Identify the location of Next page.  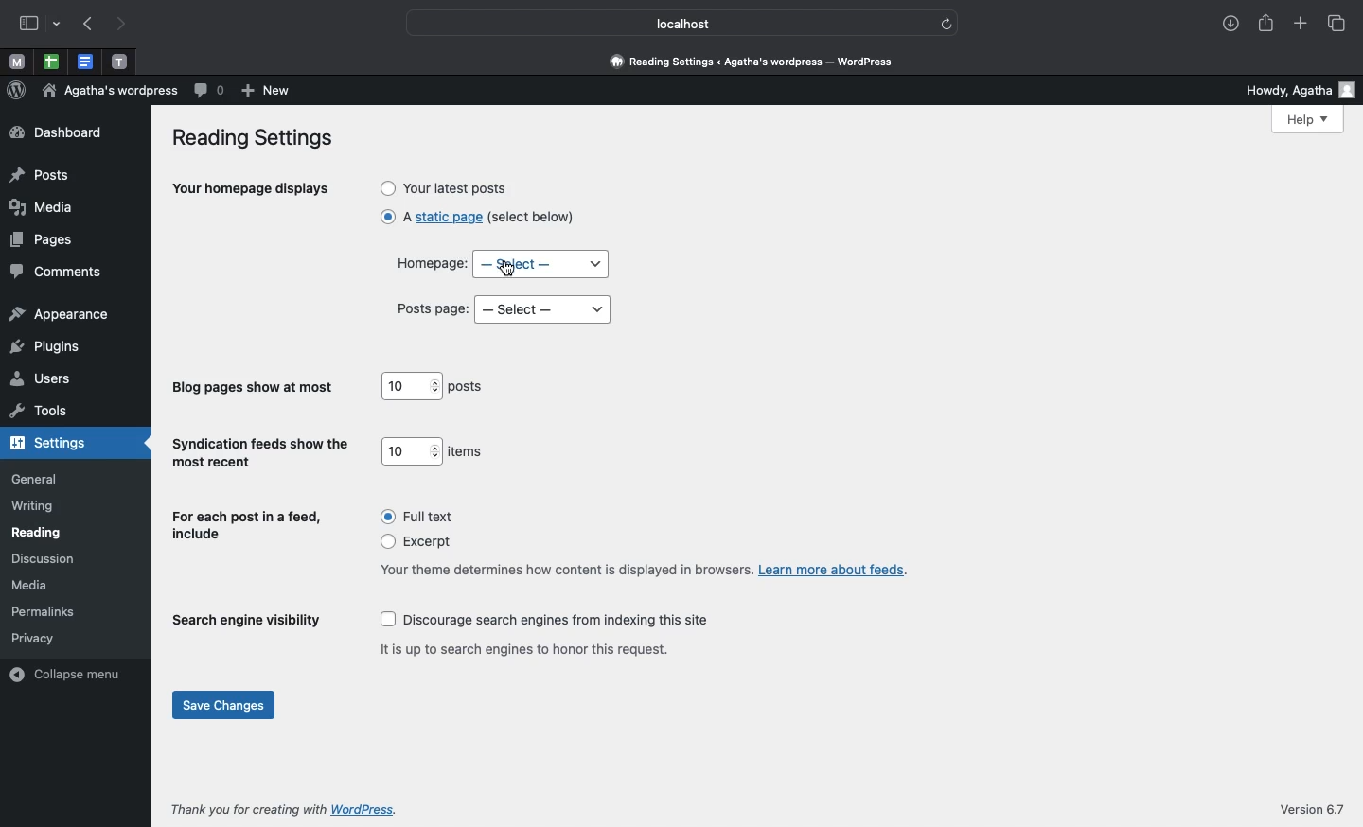
(124, 26).